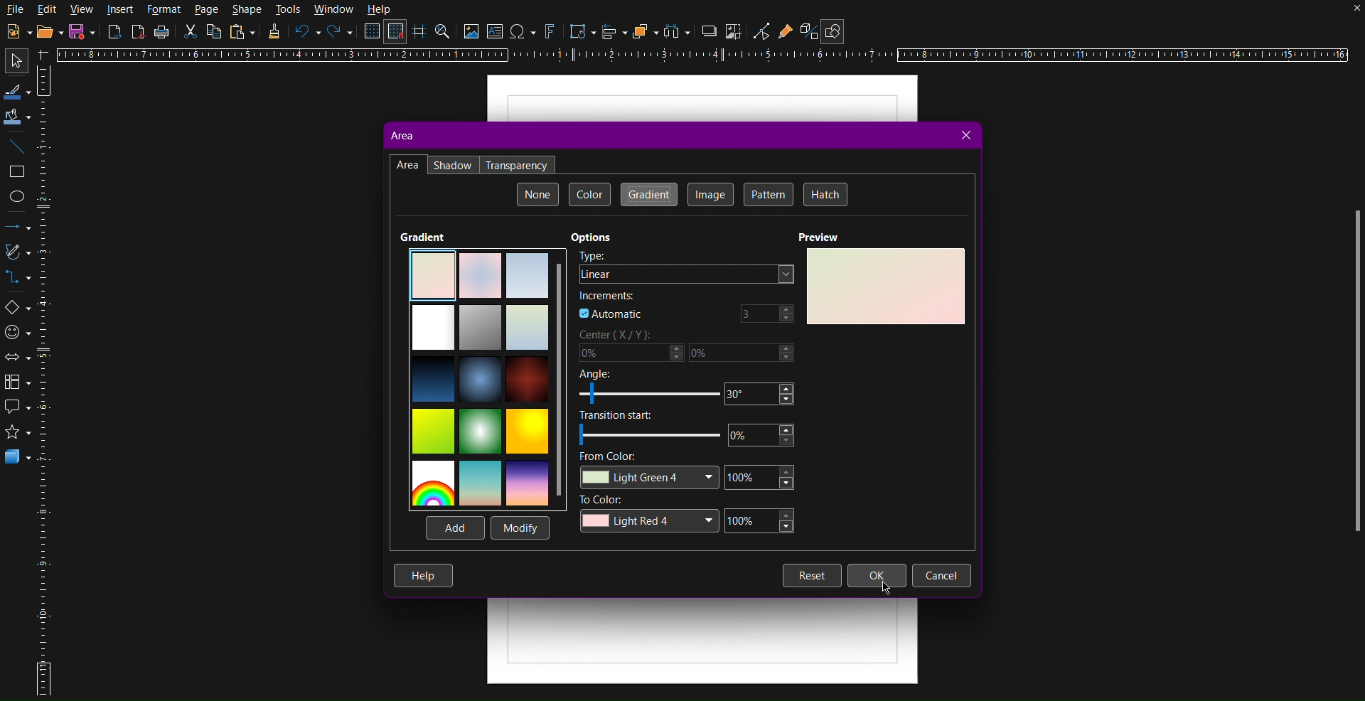 The height and width of the screenshot is (701, 1365). What do you see at coordinates (518, 165) in the screenshot?
I see `Transparency` at bounding box center [518, 165].